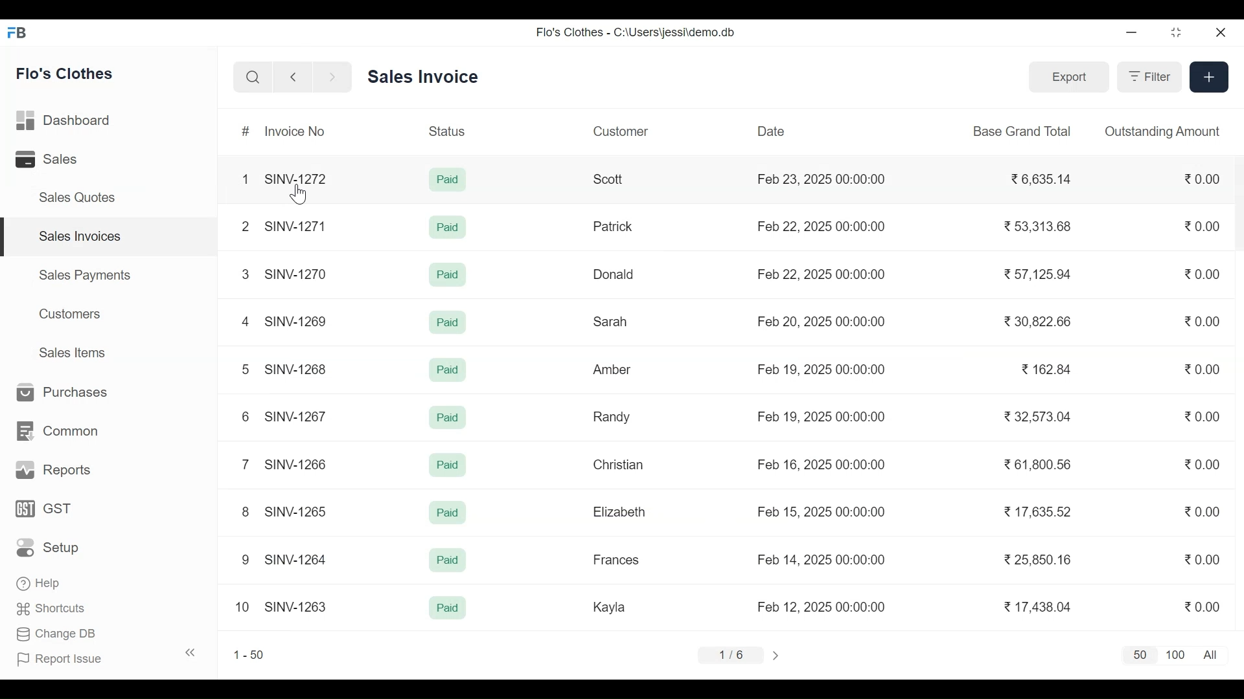 The image size is (1244, 699). What do you see at coordinates (1221, 34) in the screenshot?
I see `Close` at bounding box center [1221, 34].